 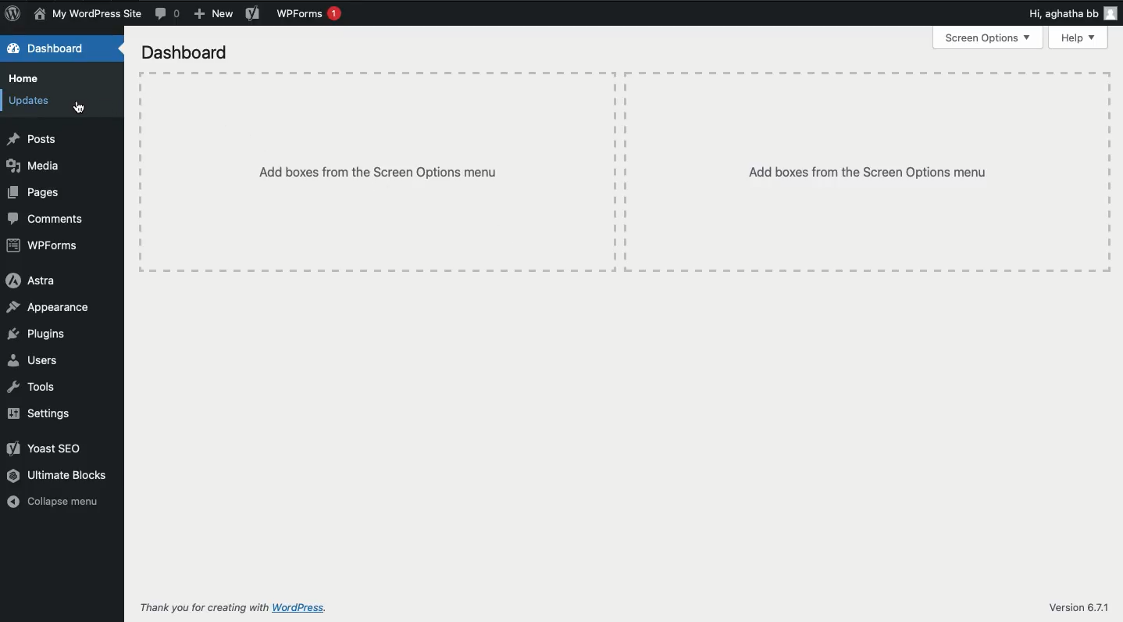 What do you see at coordinates (37, 193) in the screenshot?
I see `Pages` at bounding box center [37, 193].